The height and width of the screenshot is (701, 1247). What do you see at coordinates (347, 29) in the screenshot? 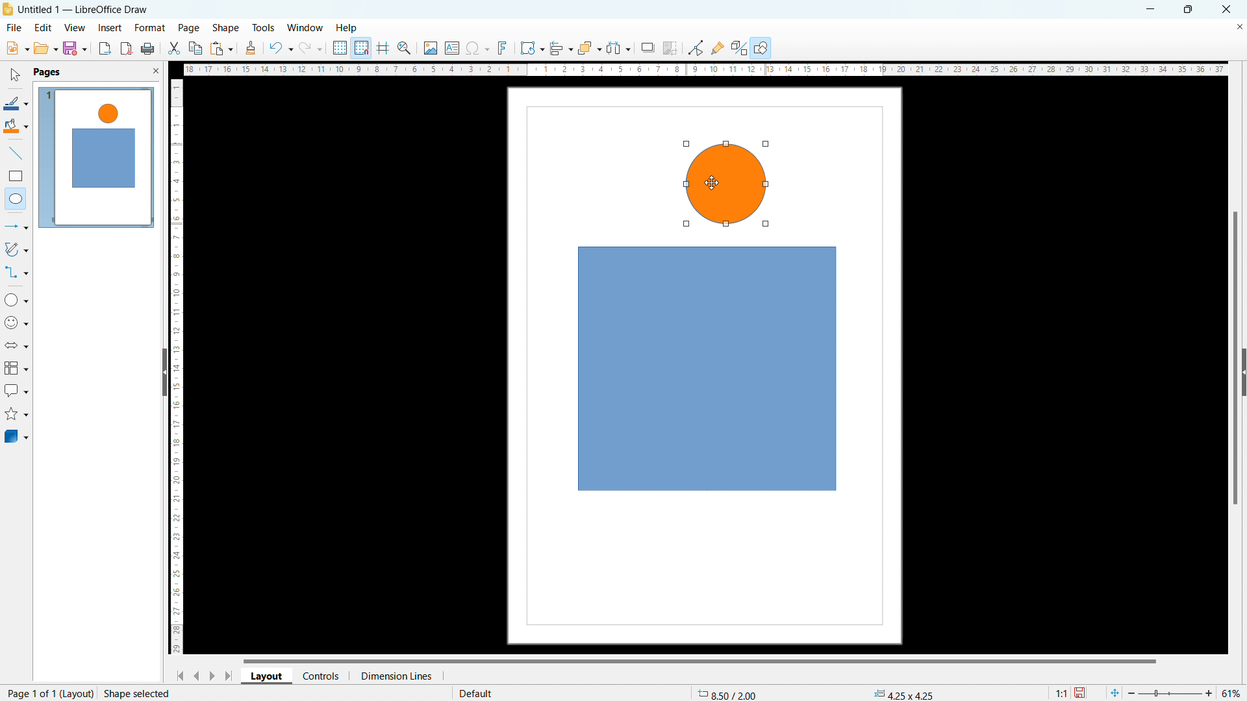
I see `help` at bounding box center [347, 29].